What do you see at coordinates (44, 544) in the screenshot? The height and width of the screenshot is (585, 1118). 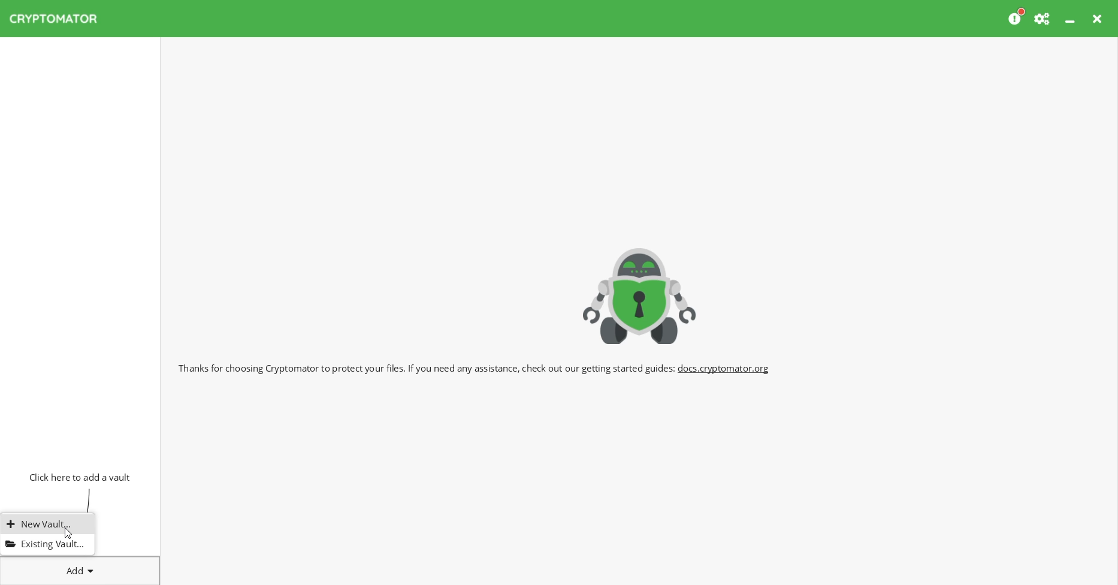 I see `Existing Vault` at bounding box center [44, 544].